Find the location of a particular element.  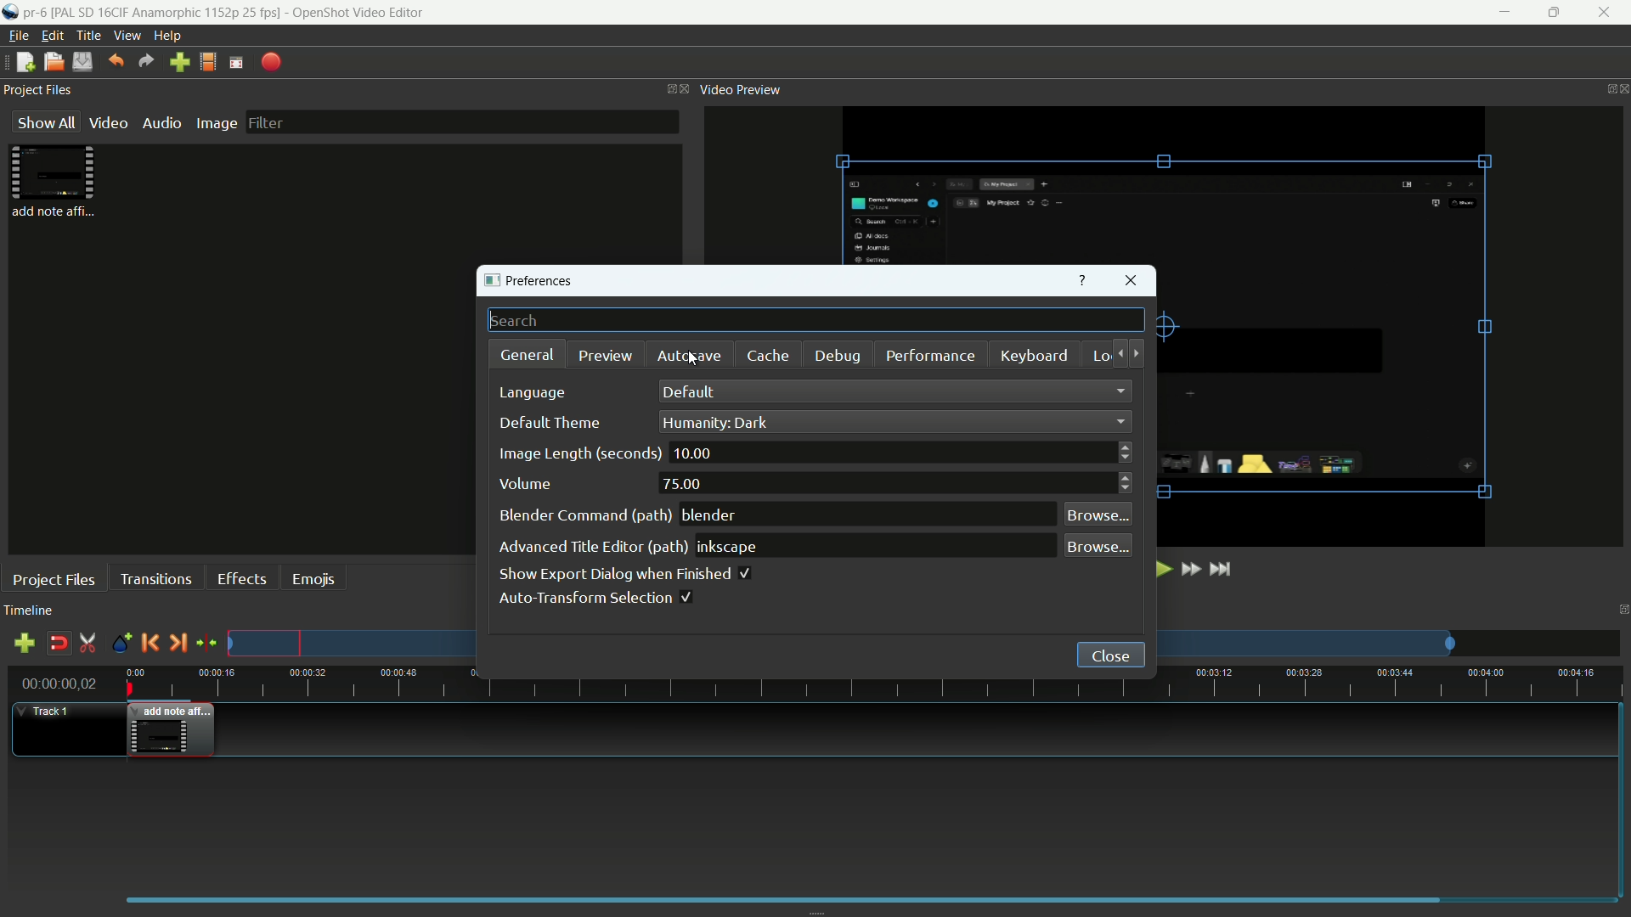

minimize is located at coordinates (1506, 13).